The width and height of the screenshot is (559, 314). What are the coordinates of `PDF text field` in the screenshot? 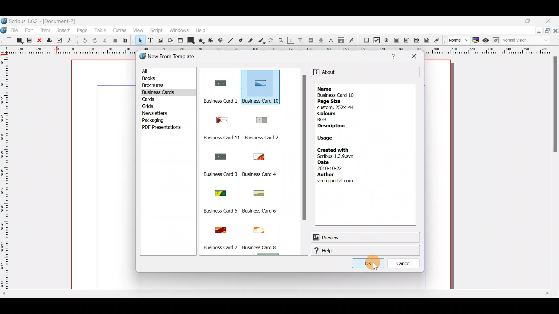 It's located at (397, 41).